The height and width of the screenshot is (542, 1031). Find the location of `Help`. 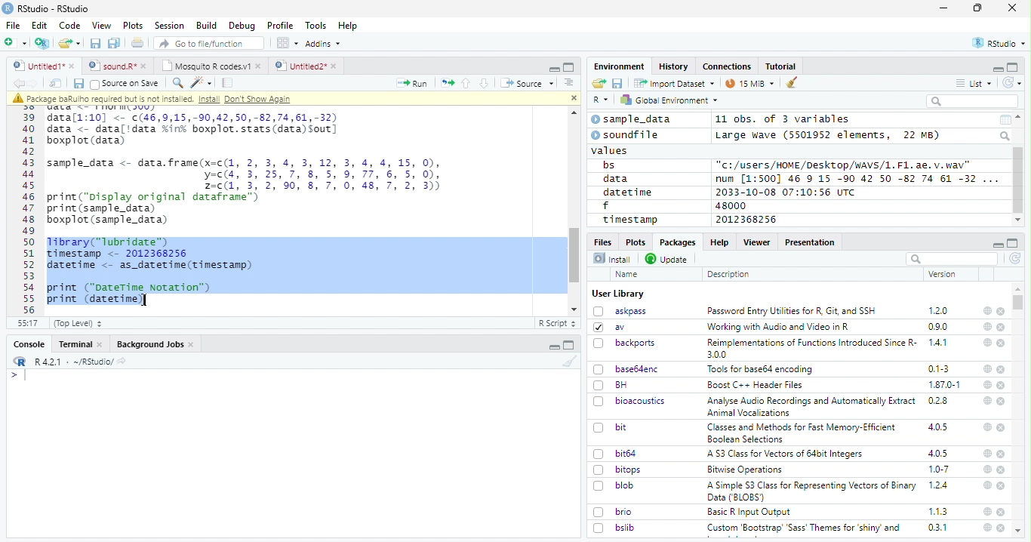

Help is located at coordinates (719, 242).